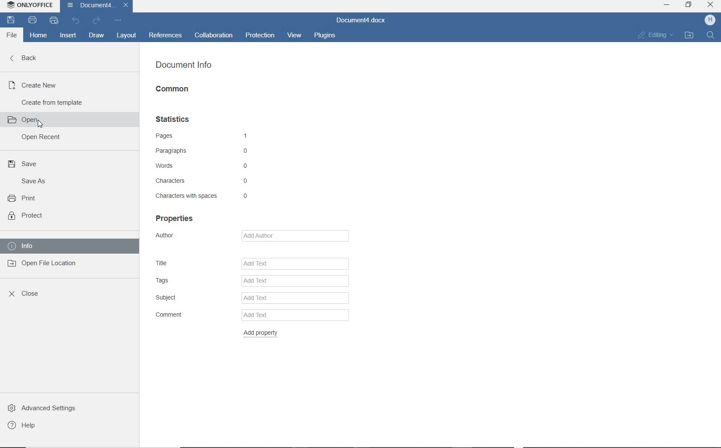 This screenshot has width=721, height=448. Describe the element at coordinates (27, 119) in the screenshot. I see `open` at that location.